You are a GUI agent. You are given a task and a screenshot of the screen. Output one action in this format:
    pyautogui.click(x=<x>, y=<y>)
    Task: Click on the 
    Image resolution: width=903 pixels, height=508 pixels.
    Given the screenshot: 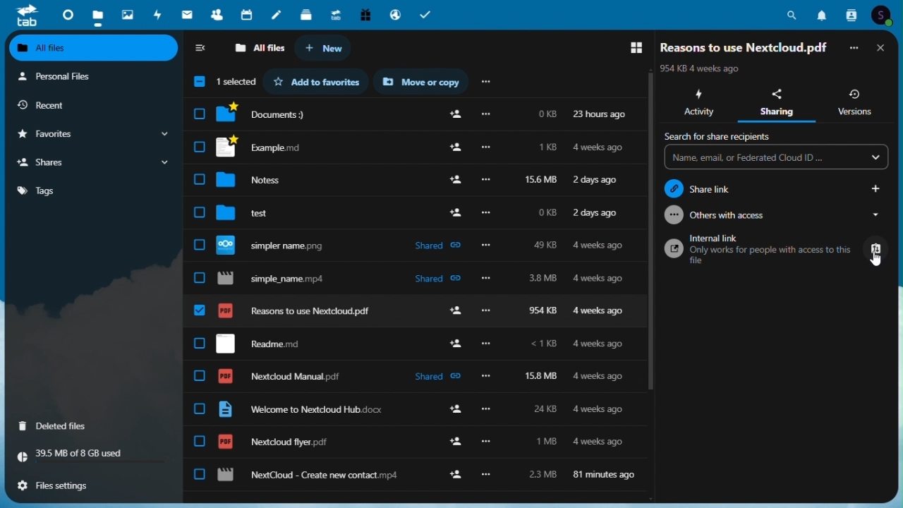 What is the action you would take?
    pyautogui.click(x=451, y=214)
    